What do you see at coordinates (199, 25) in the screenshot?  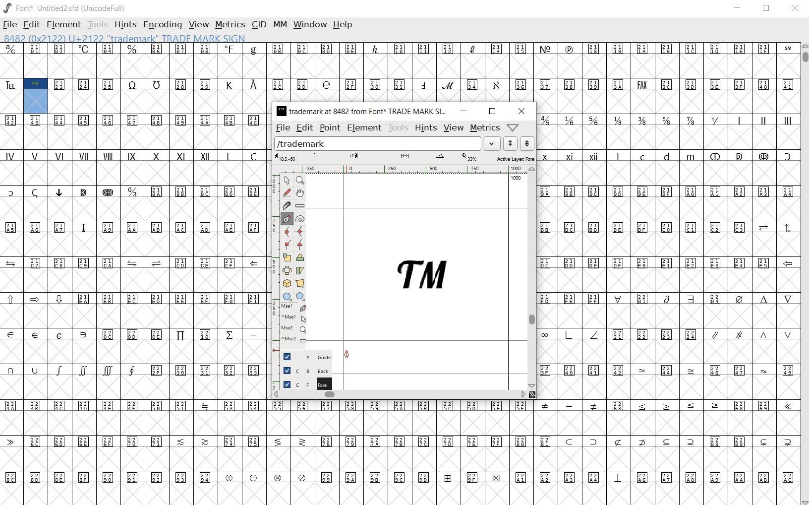 I see `VIEW` at bounding box center [199, 25].